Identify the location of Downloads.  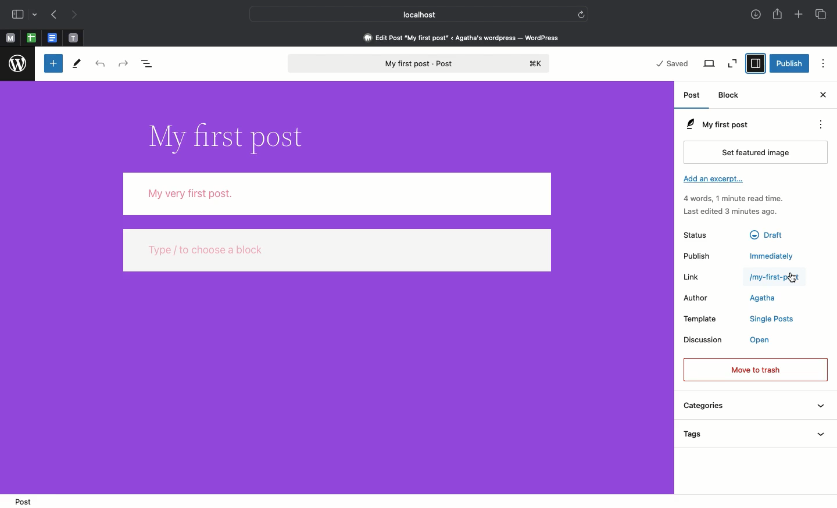
(756, 15).